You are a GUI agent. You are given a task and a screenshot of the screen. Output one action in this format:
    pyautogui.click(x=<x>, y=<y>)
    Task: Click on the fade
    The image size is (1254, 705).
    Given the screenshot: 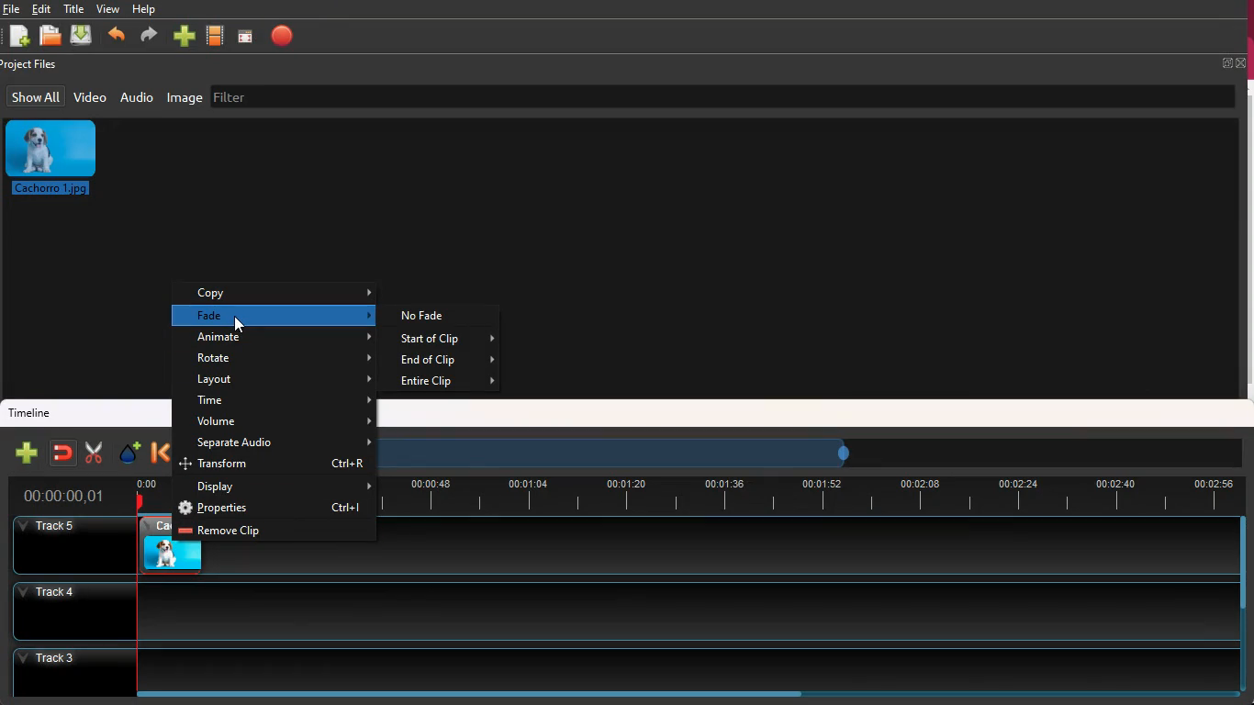 What is the action you would take?
    pyautogui.click(x=284, y=315)
    